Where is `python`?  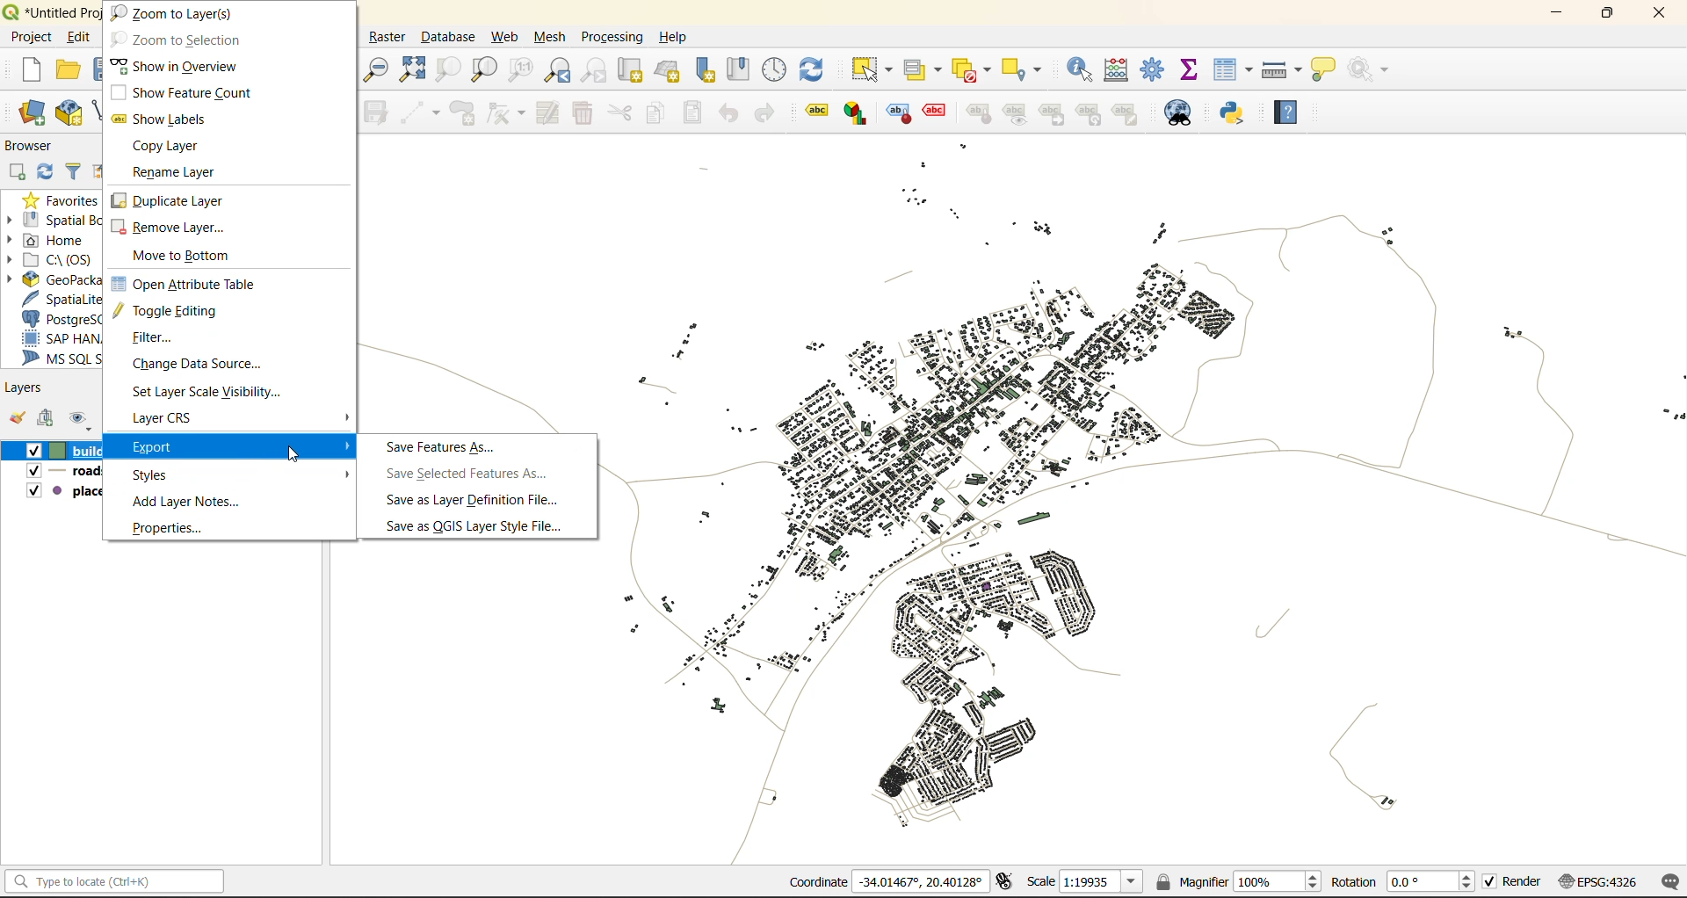
python is located at coordinates (1237, 112).